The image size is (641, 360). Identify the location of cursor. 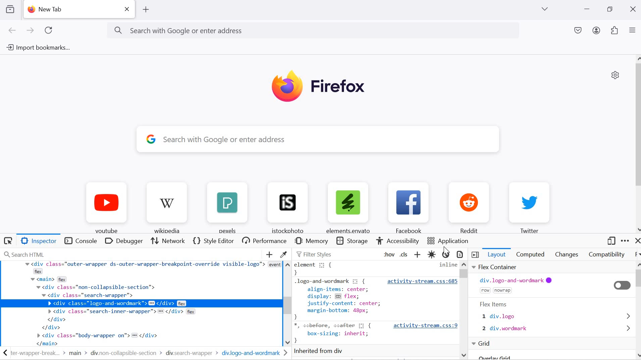
(446, 248).